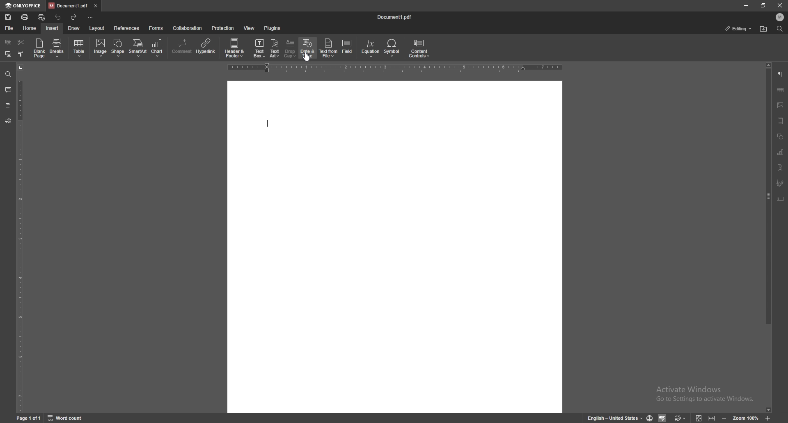  I want to click on horizontal scale, so click(395, 68).